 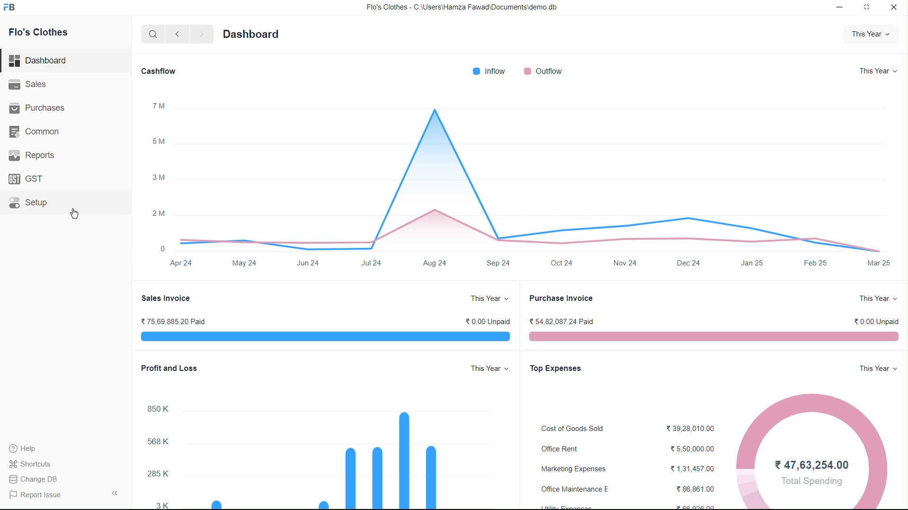 I want to click on Graph, so click(x=323, y=459).